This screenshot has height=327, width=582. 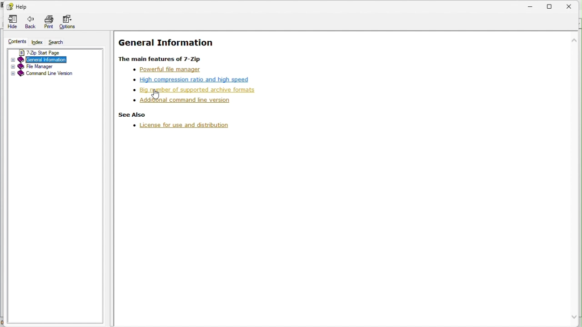 What do you see at coordinates (48, 23) in the screenshot?
I see `Print` at bounding box center [48, 23].